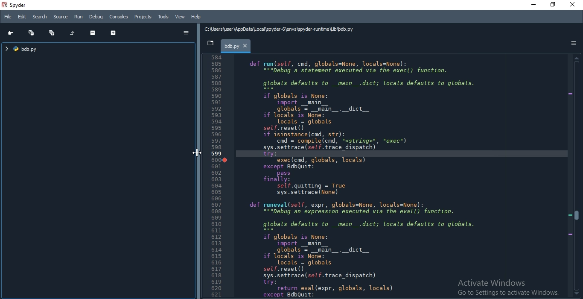  What do you see at coordinates (179, 17) in the screenshot?
I see `View` at bounding box center [179, 17].